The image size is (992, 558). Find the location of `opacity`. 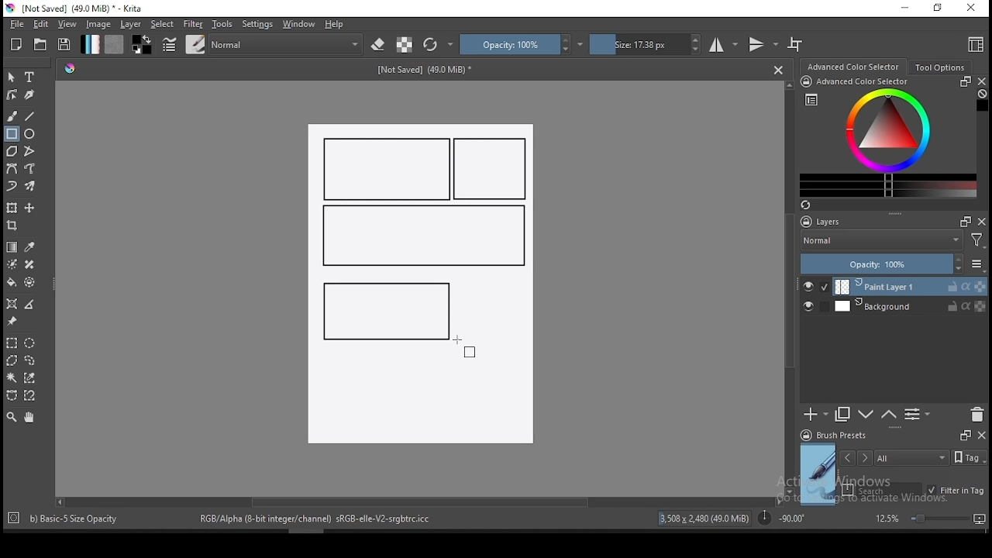

opacity is located at coordinates (522, 44).